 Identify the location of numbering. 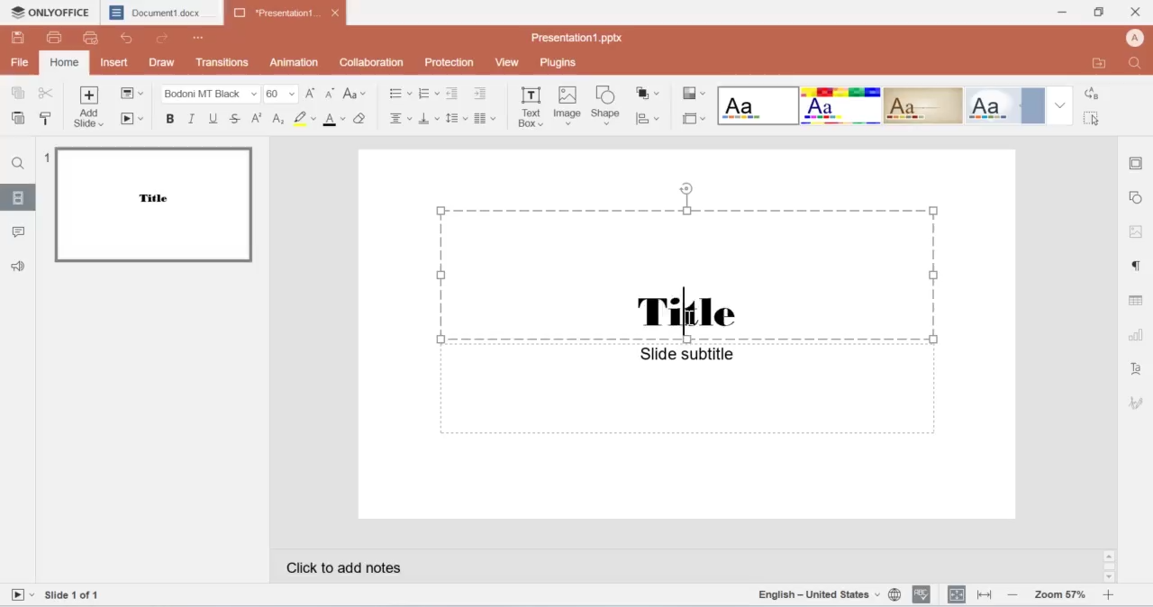
(46, 159).